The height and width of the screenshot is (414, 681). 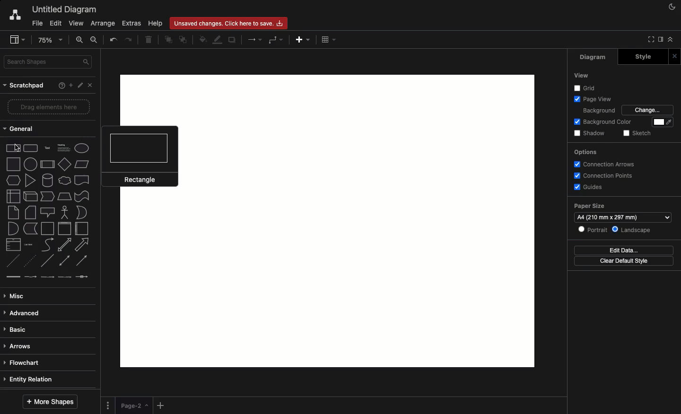 I want to click on Add, so click(x=162, y=405).